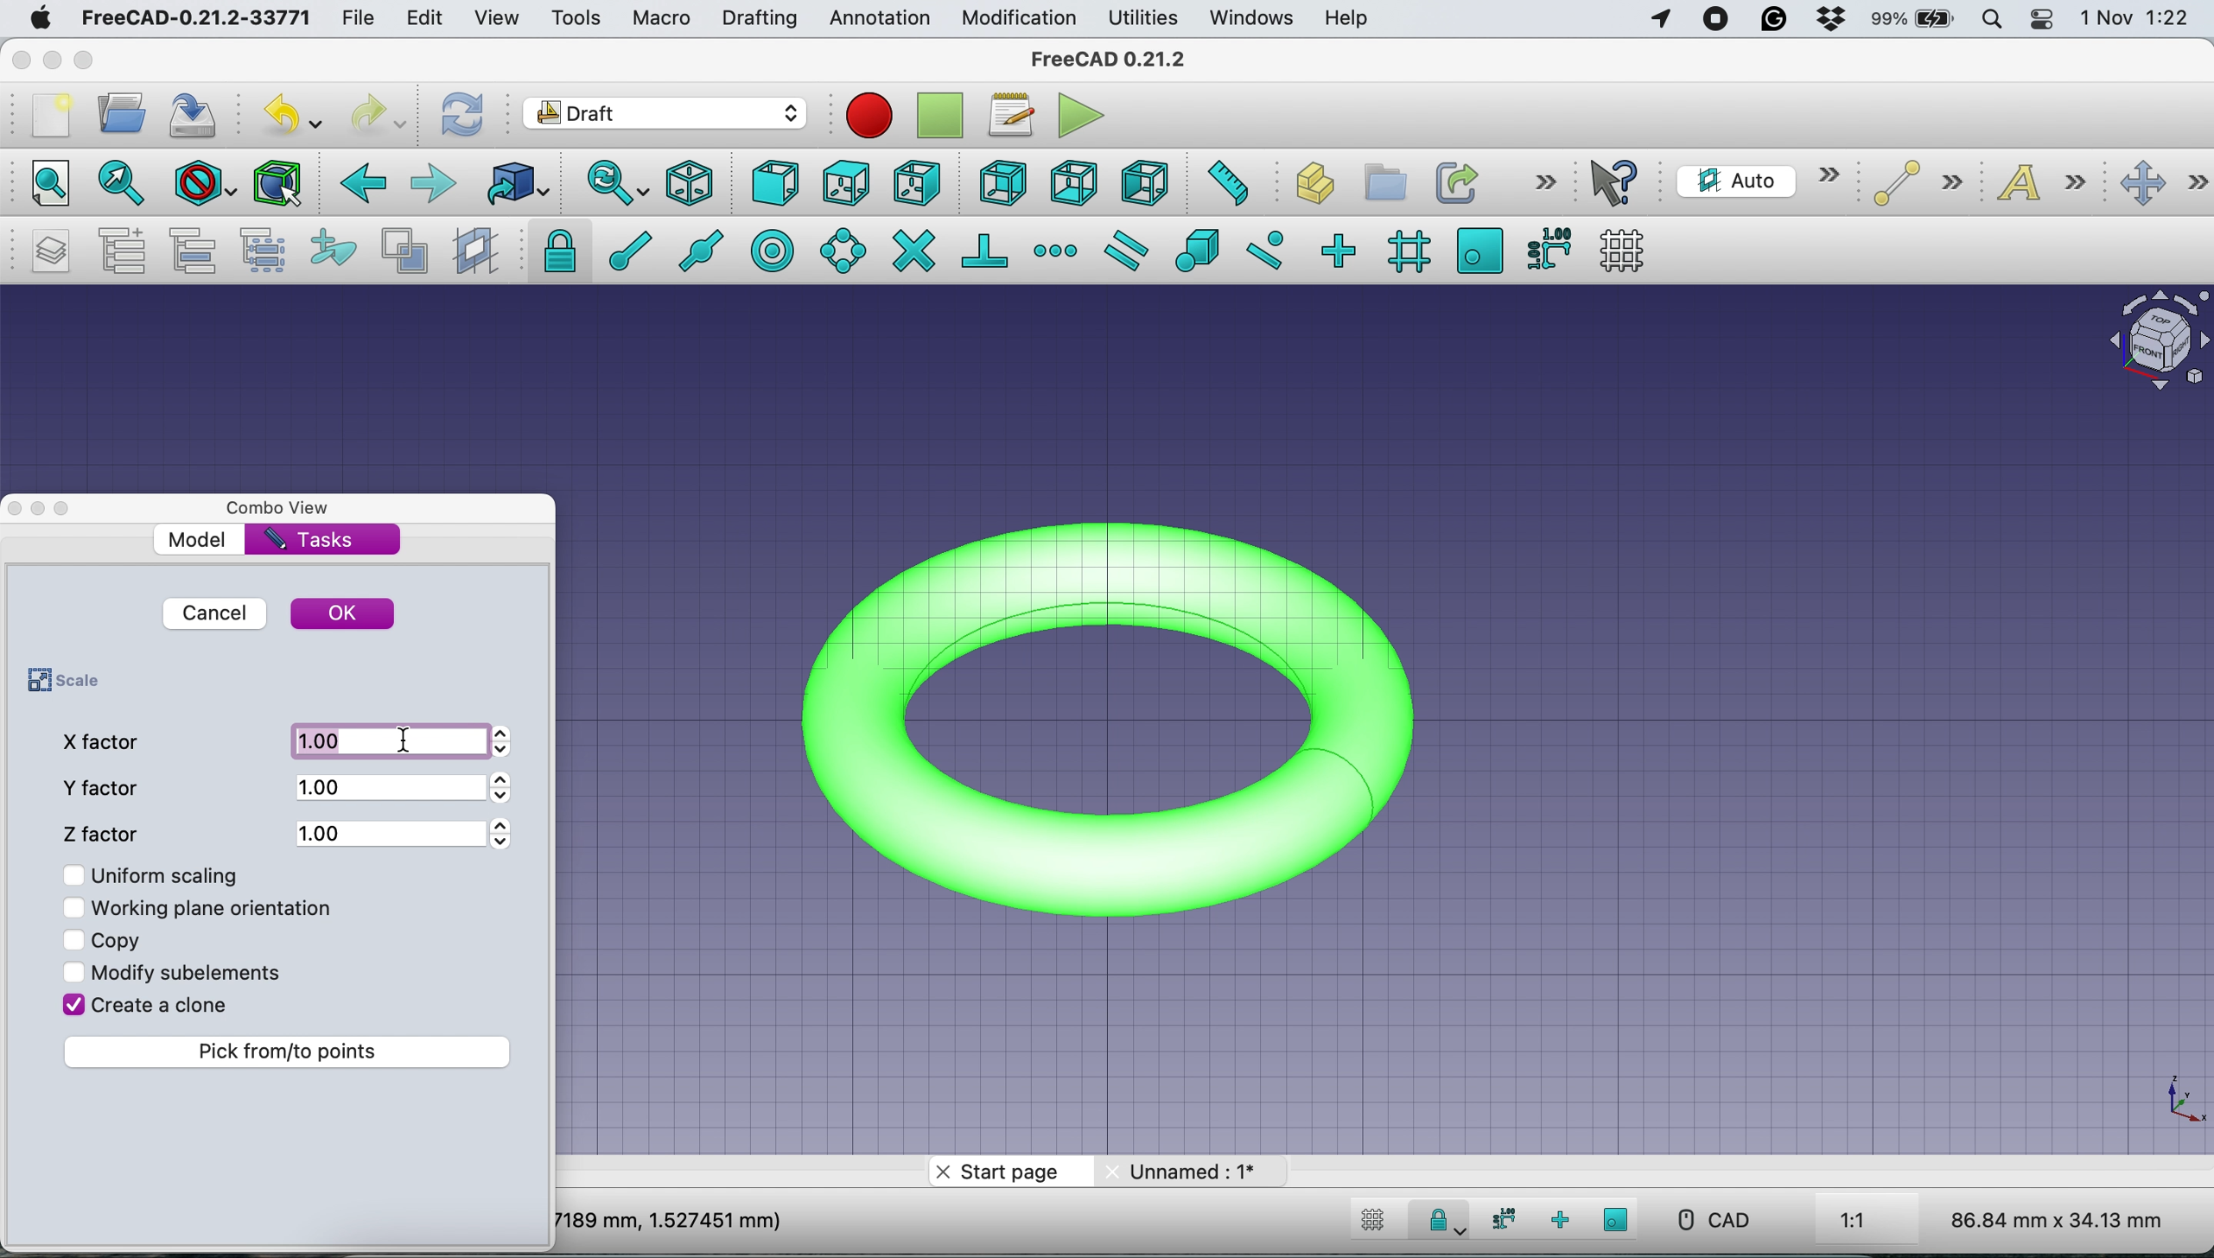 The height and width of the screenshot is (1258, 2214). What do you see at coordinates (1380, 180) in the screenshot?
I see `create group` at bounding box center [1380, 180].